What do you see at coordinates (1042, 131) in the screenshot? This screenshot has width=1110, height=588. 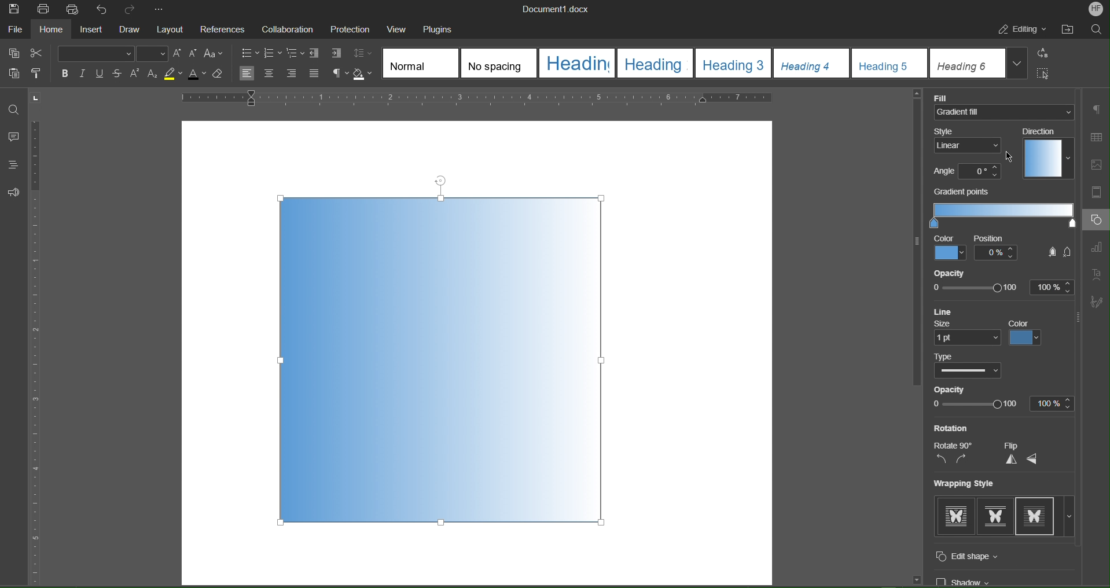 I see `Direction` at bounding box center [1042, 131].